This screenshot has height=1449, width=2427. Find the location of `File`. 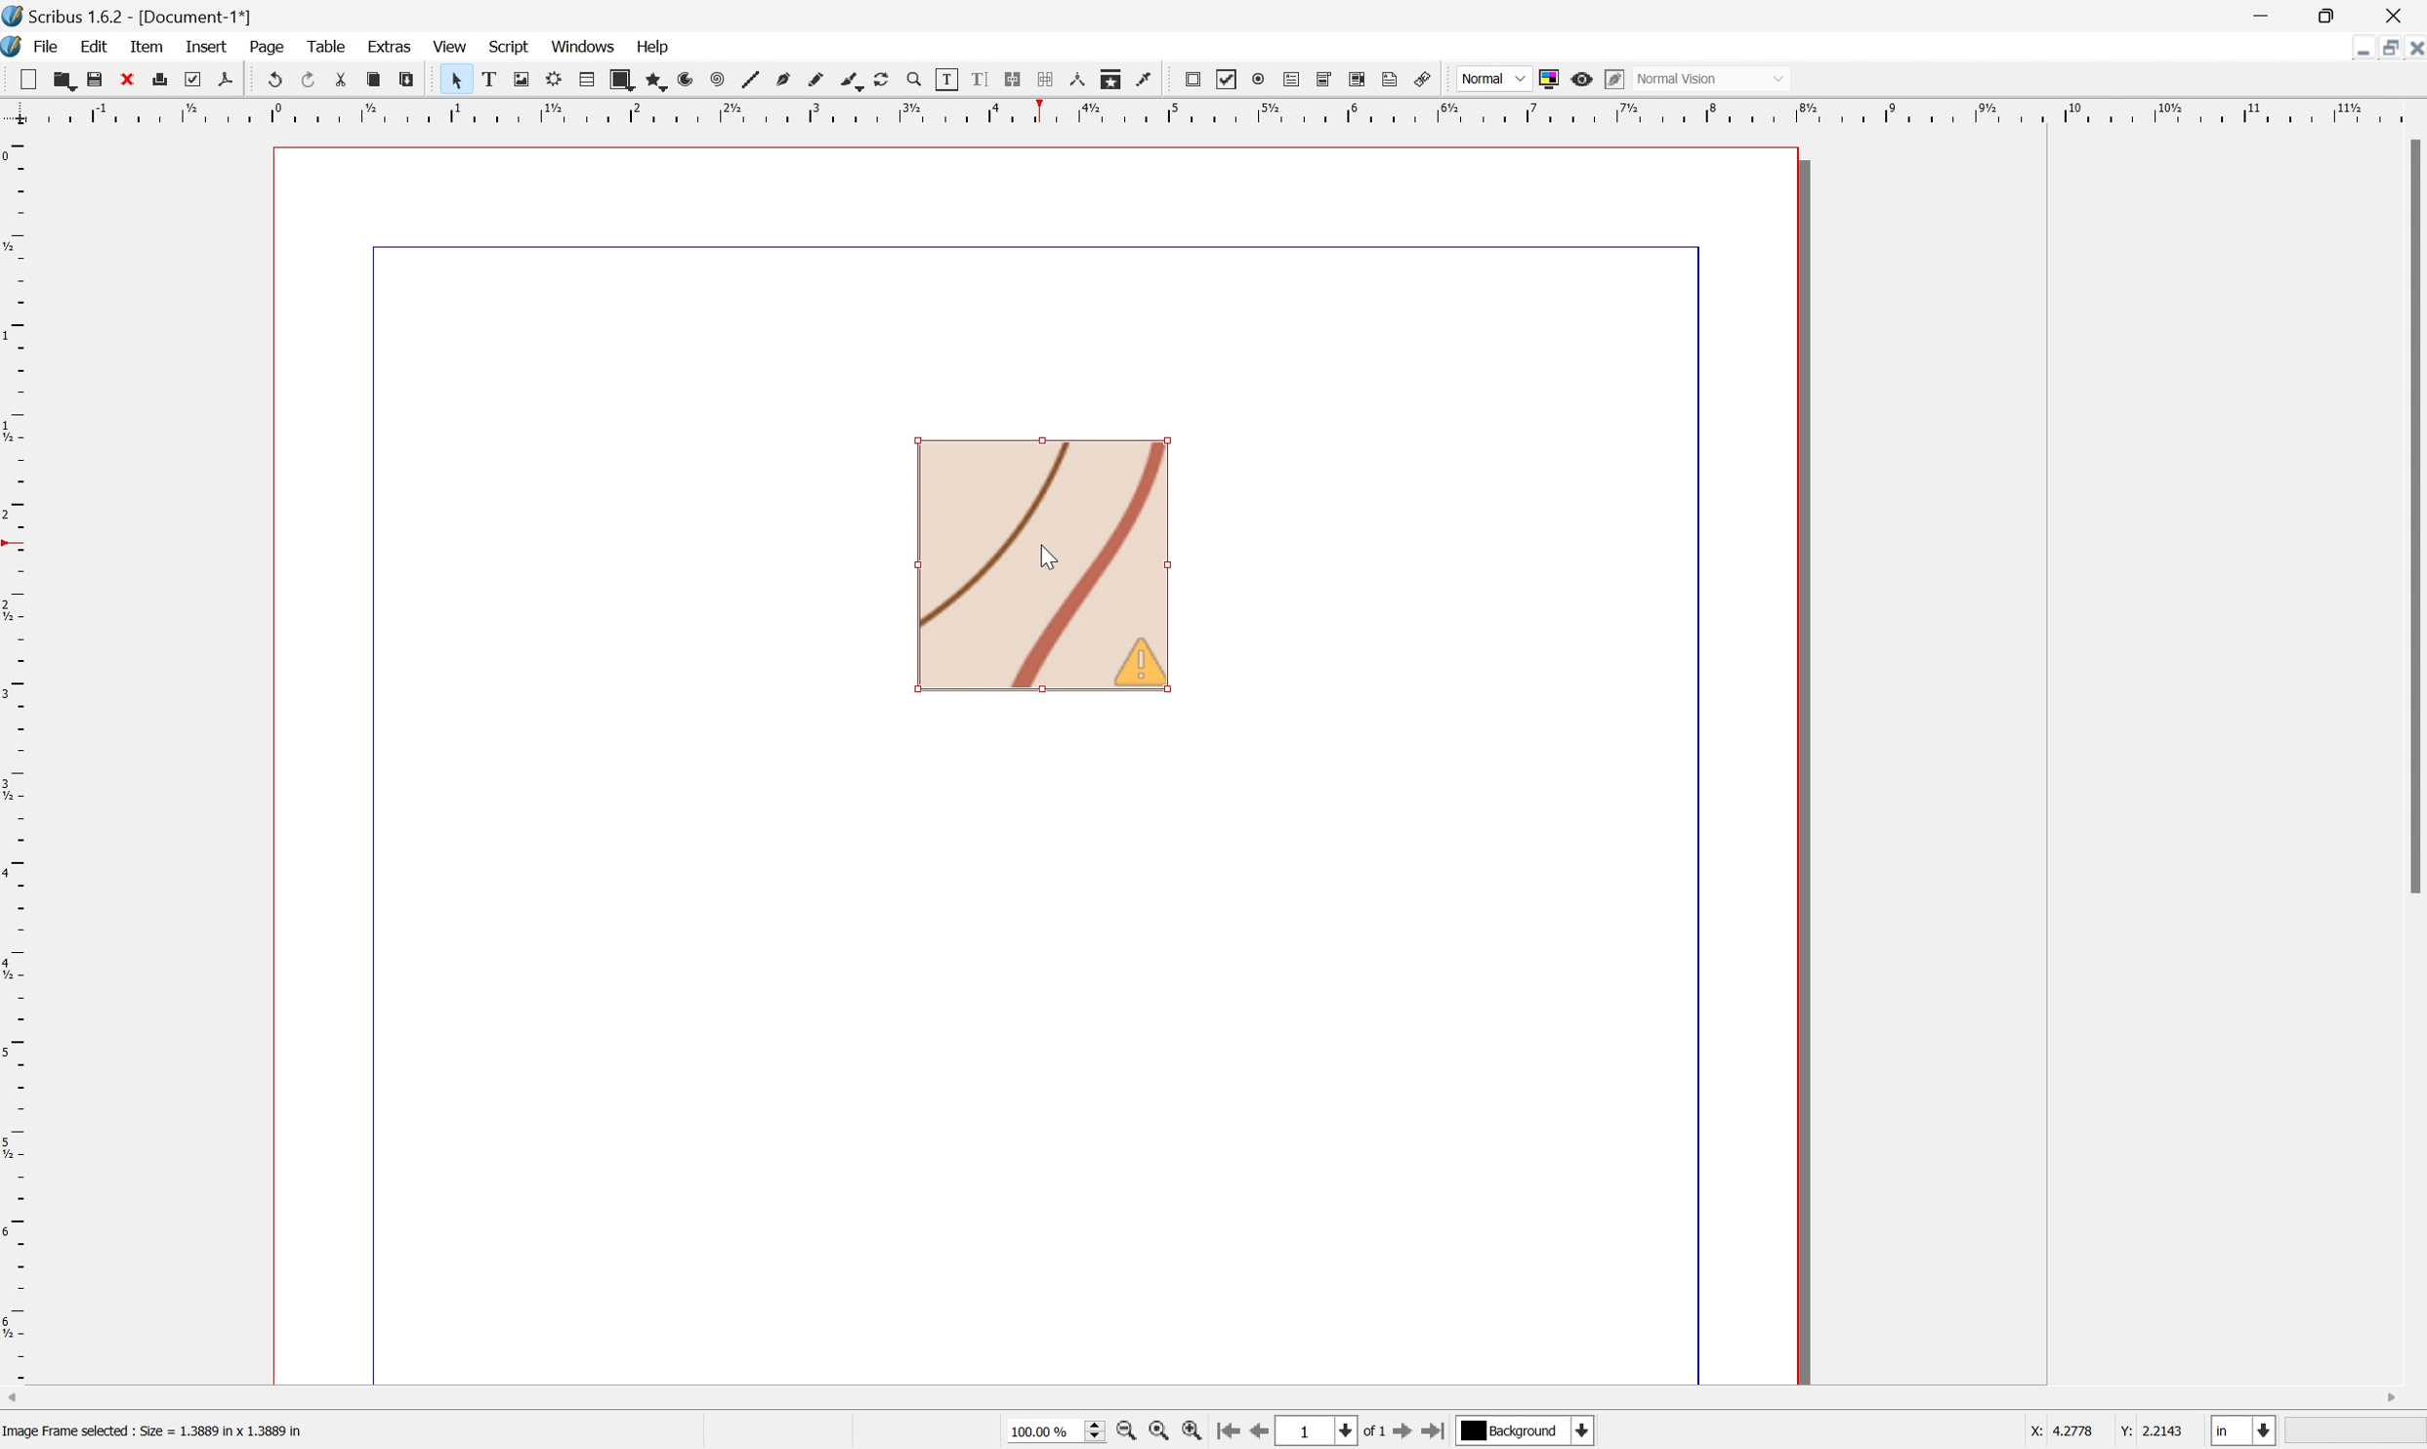

File is located at coordinates (49, 46).